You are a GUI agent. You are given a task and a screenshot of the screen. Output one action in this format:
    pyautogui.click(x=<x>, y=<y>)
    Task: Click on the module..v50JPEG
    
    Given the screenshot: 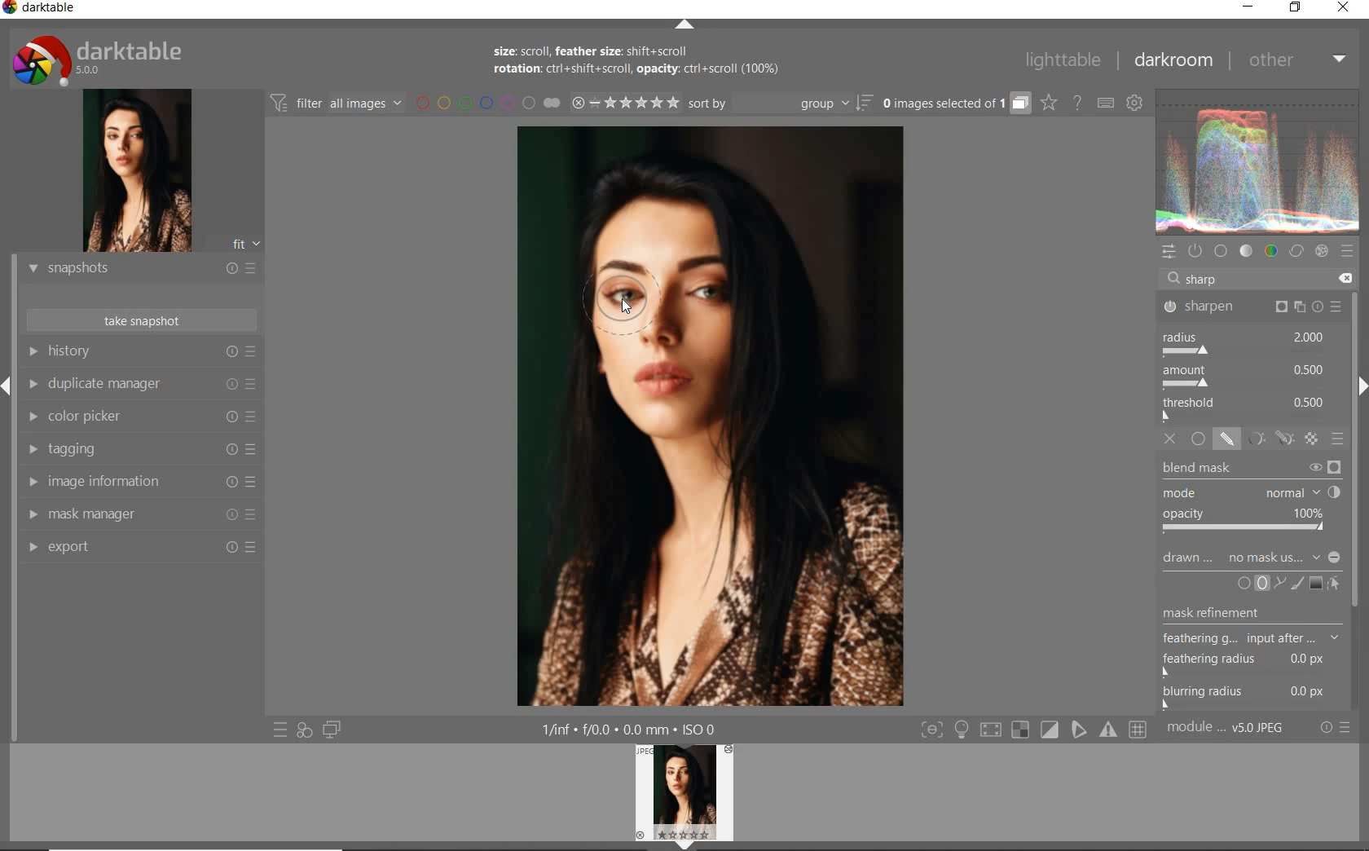 What is the action you would take?
    pyautogui.click(x=1226, y=726)
    